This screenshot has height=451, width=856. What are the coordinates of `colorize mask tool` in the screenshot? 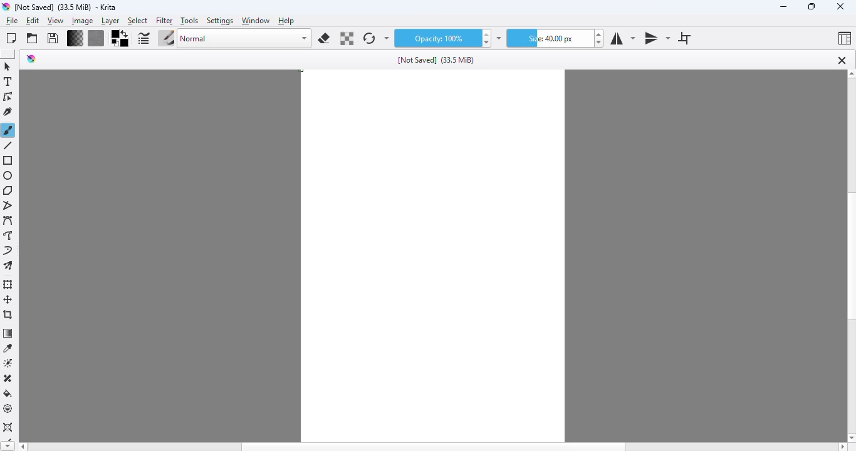 It's located at (9, 364).